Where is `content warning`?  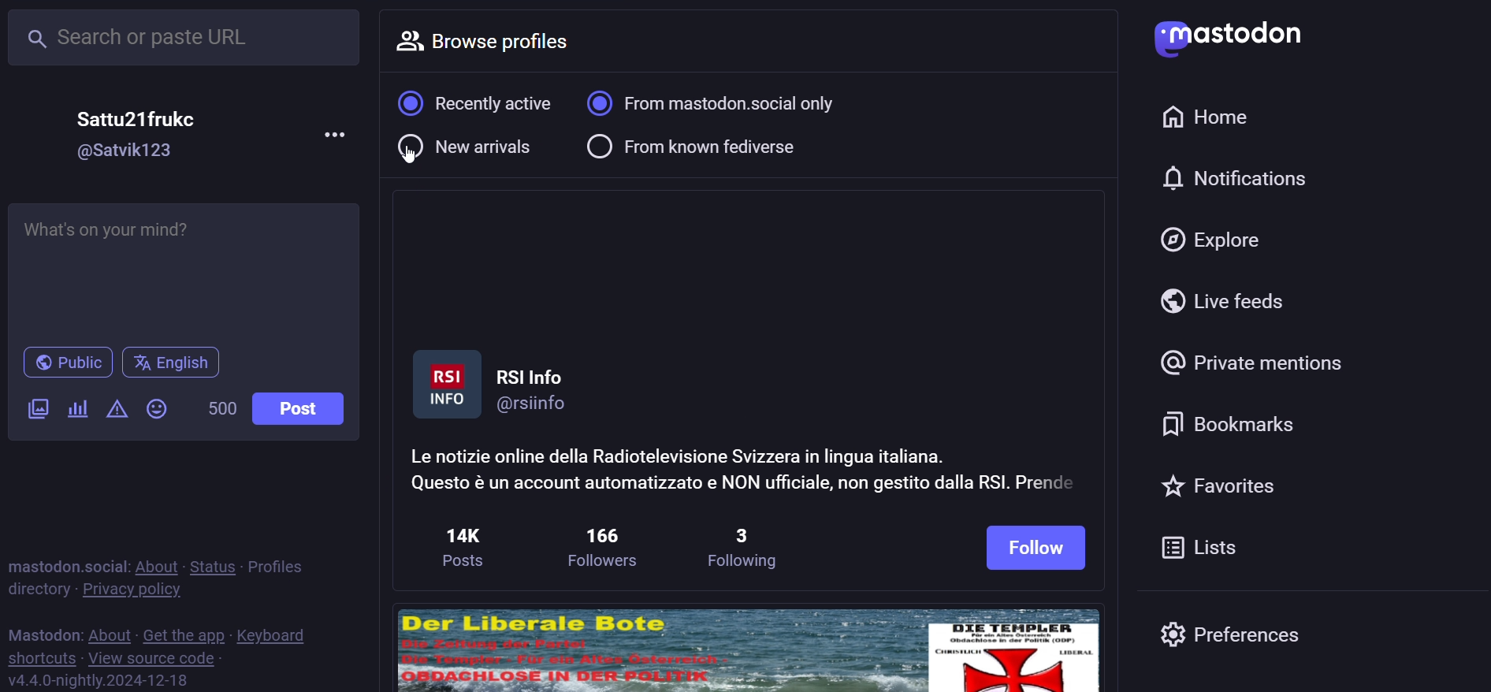 content warning is located at coordinates (117, 410).